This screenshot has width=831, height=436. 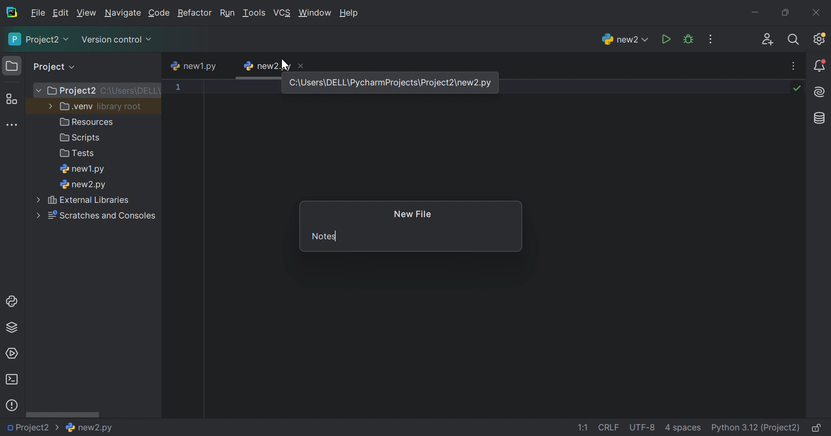 I want to click on Project2, so click(x=33, y=428).